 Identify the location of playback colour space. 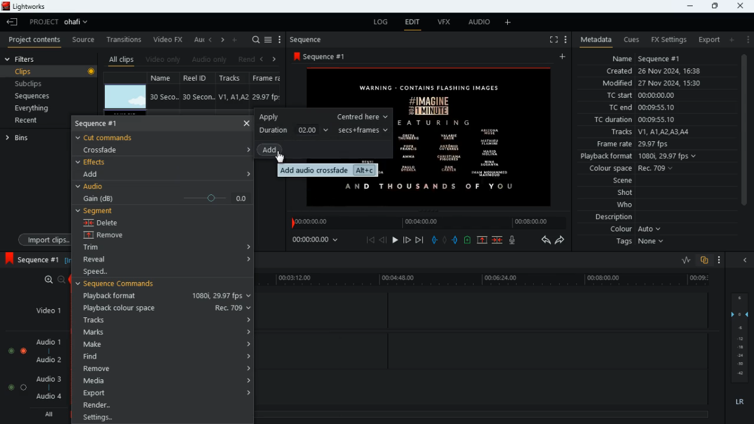
(166, 308).